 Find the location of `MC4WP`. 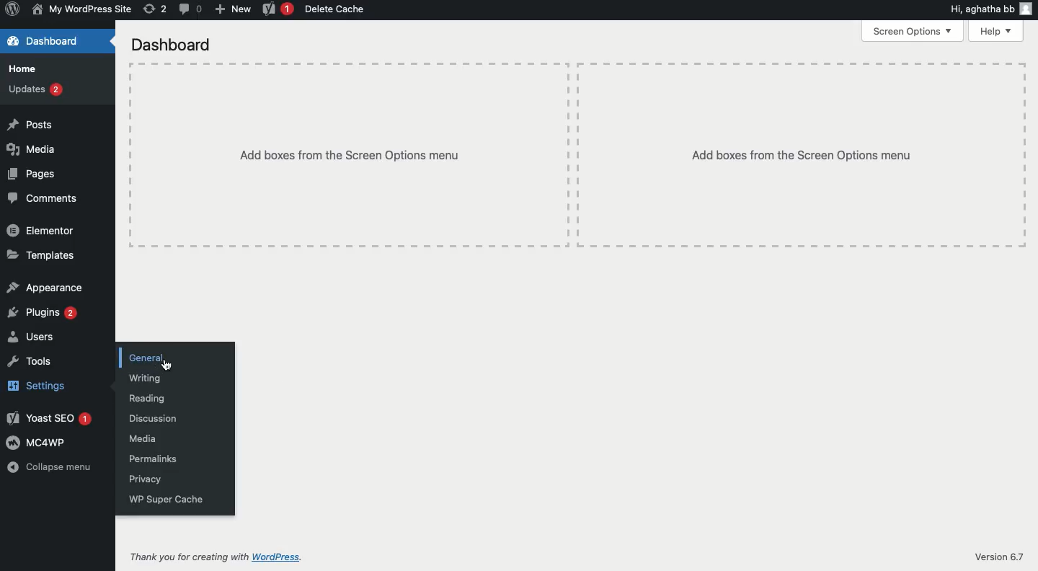

MC4WP is located at coordinates (35, 443).